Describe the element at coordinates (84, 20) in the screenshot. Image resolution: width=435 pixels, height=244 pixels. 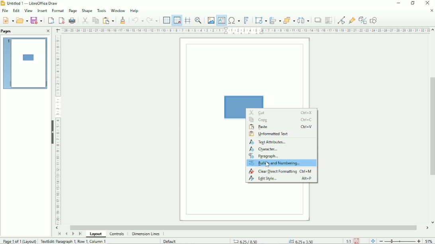
I see `Cut` at that location.